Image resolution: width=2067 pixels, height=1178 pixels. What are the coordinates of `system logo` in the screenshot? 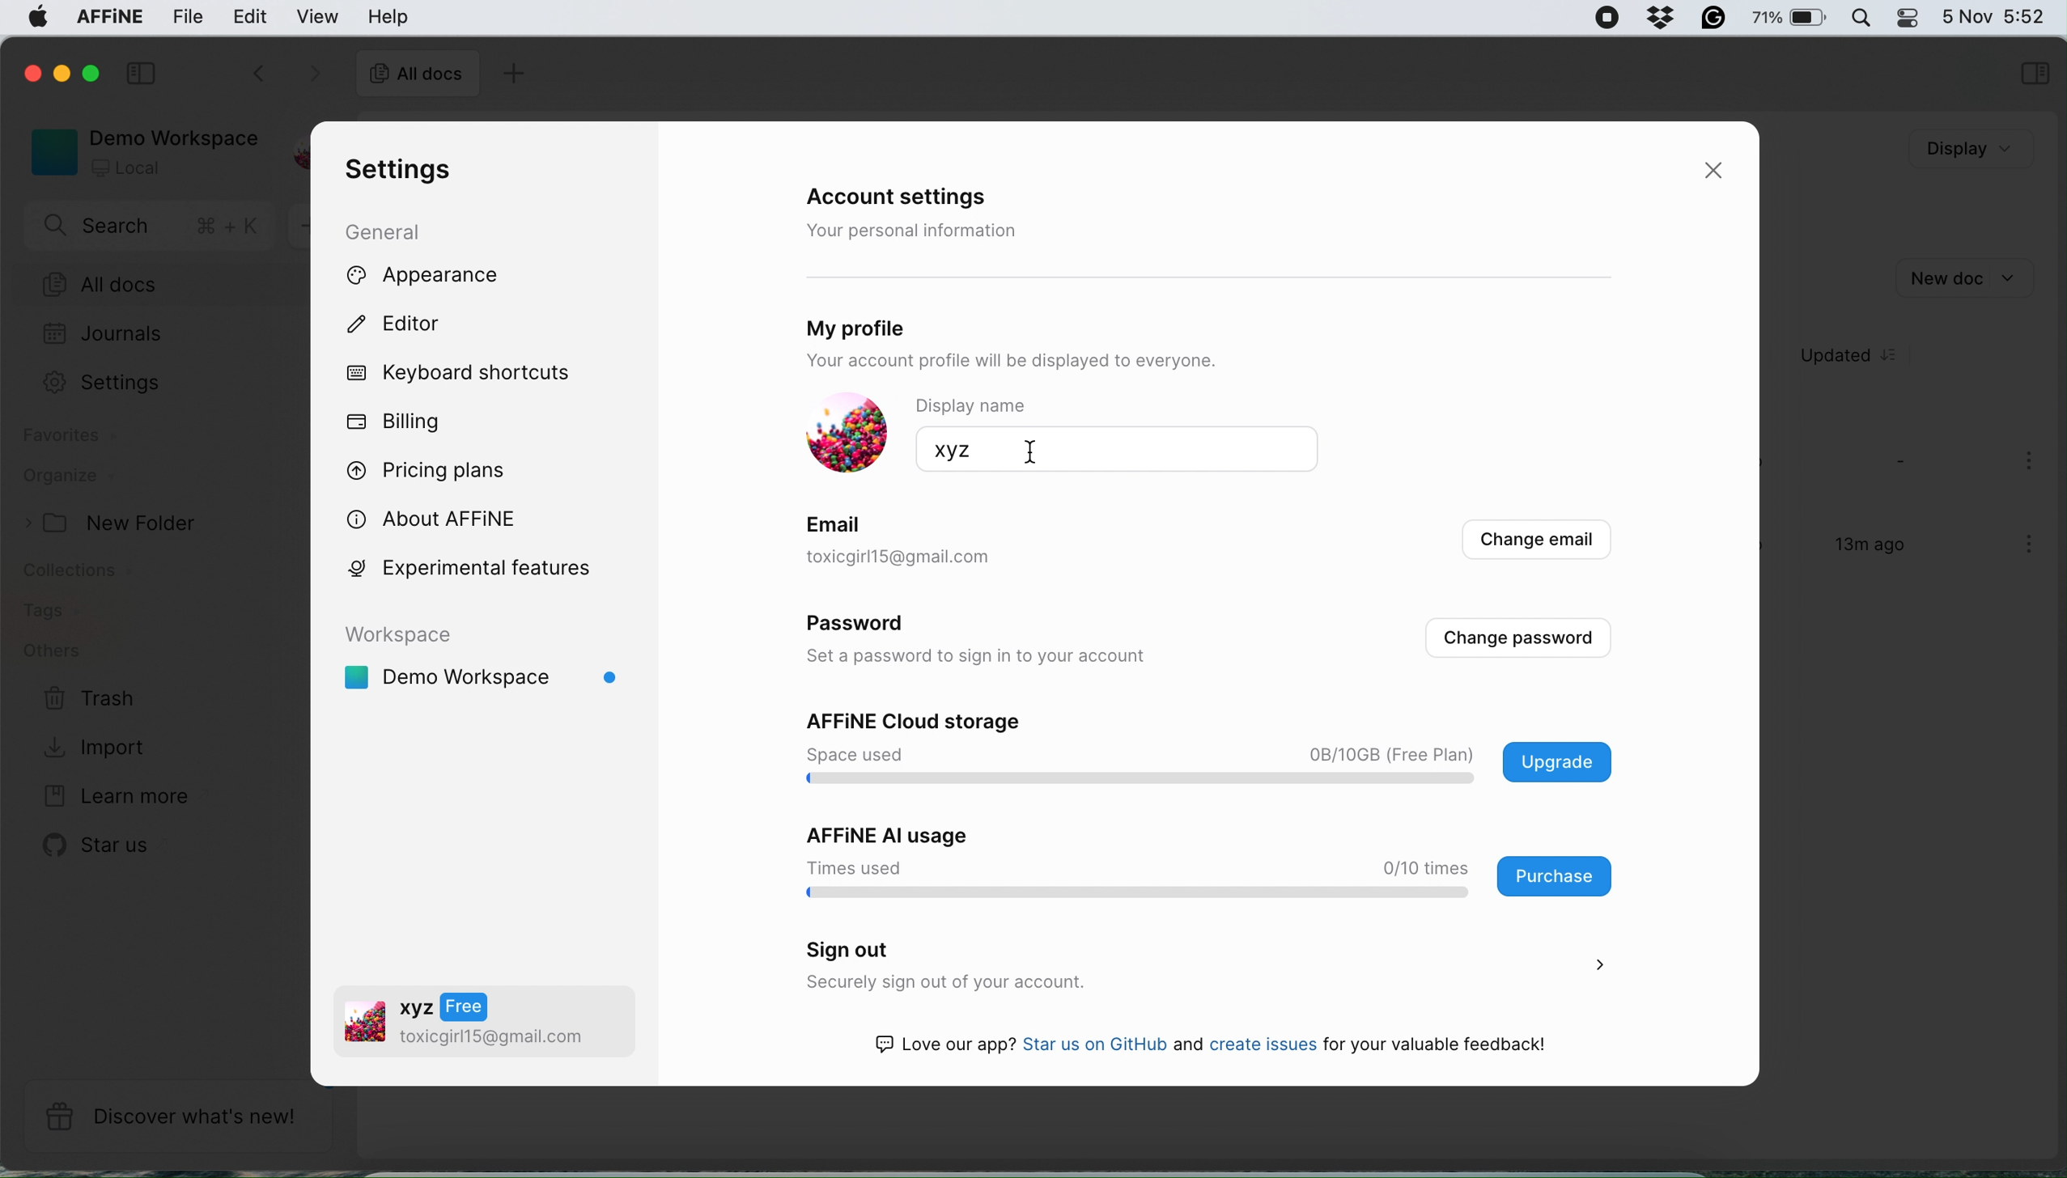 It's located at (31, 19).